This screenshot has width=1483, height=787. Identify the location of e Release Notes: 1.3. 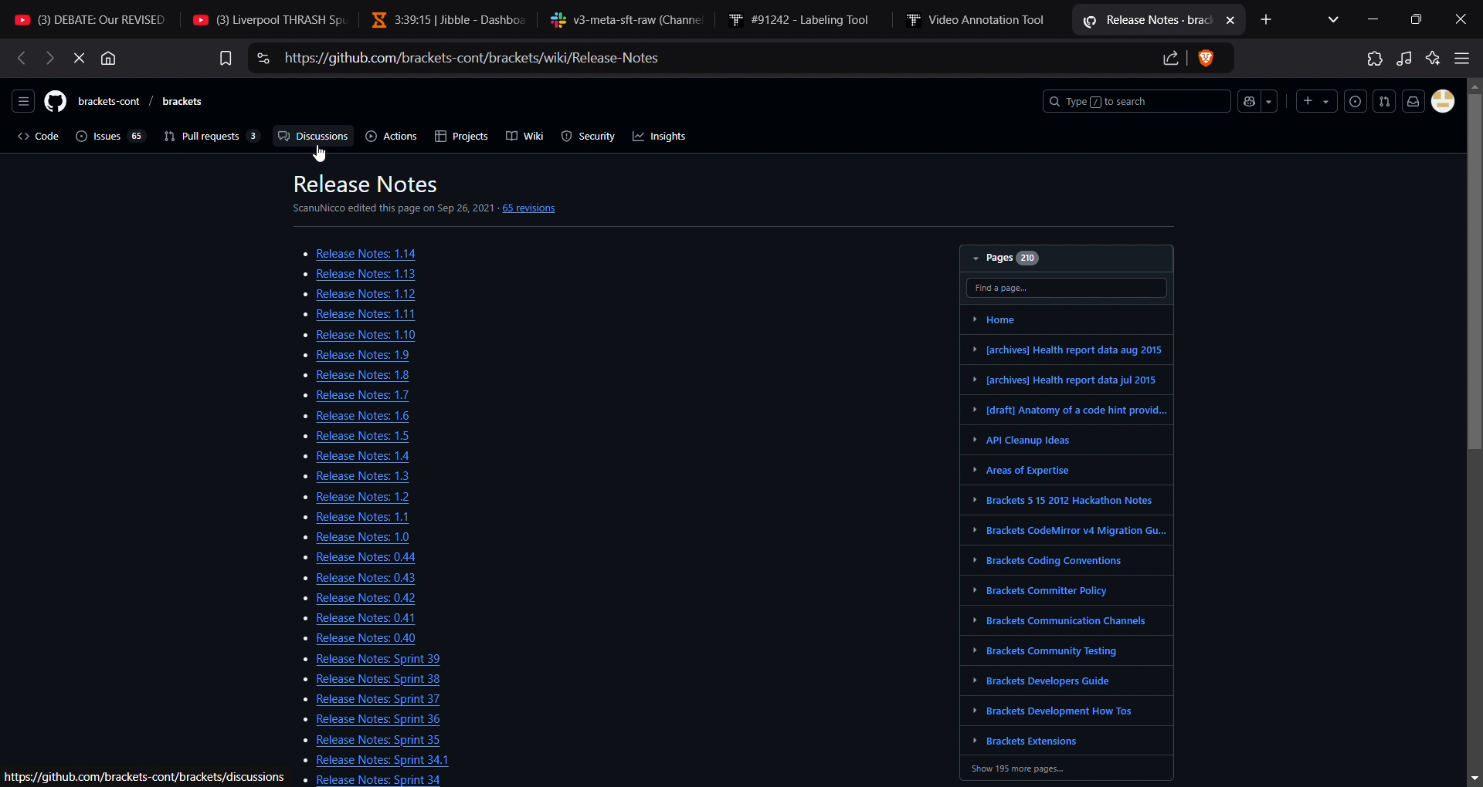
(344, 476).